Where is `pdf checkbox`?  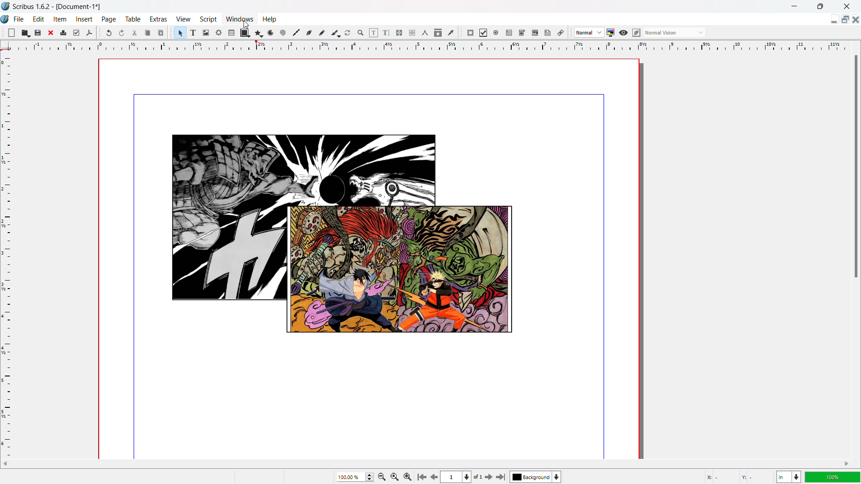 pdf checkbox is located at coordinates (483, 33).